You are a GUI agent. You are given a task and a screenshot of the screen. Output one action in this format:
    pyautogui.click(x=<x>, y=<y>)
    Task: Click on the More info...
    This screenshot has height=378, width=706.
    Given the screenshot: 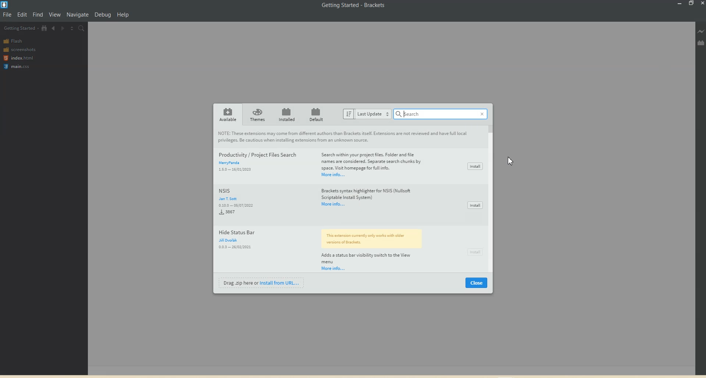 What is the action you would take?
    pyautogui.click(x=333, y=175)
    